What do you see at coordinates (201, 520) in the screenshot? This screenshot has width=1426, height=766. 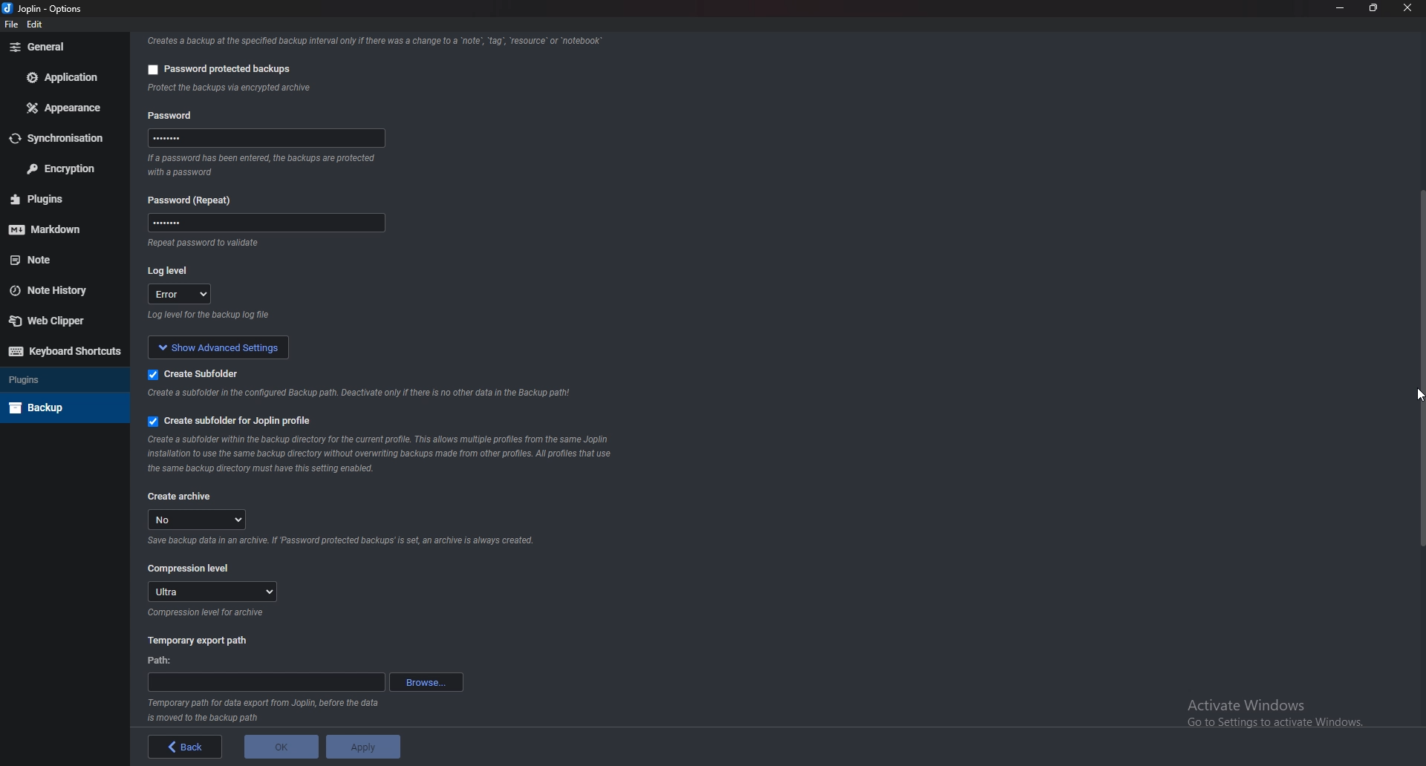 I see `no` at bounding box center [201, 520].